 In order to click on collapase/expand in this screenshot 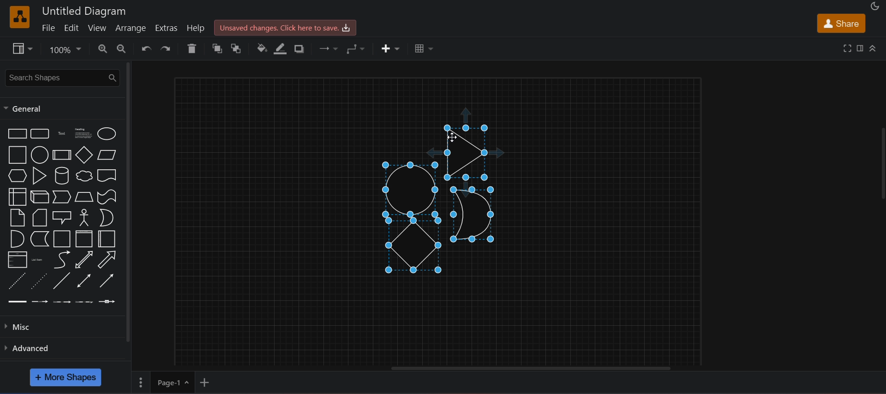, I will do `click(874, 48)`.